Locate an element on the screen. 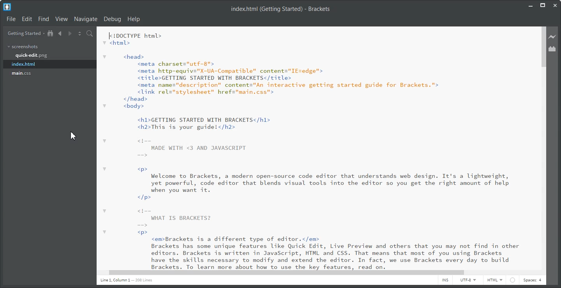 The image size is (561, 288). INS is located at coordinates (445, 281).